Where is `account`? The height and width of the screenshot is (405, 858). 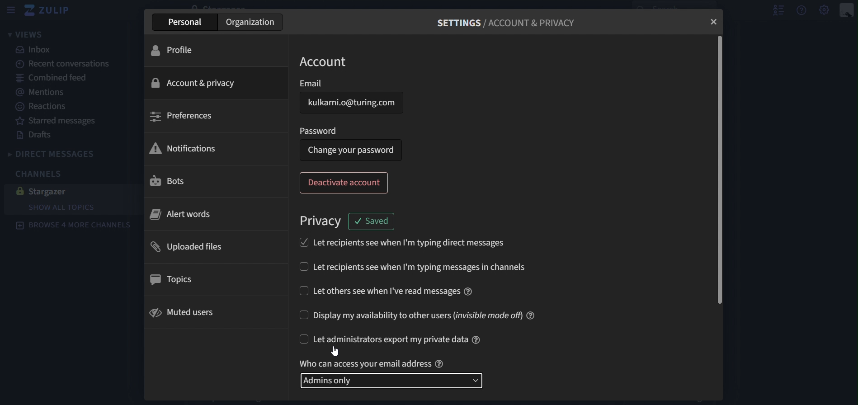 account is located at coordinates (327, 61).